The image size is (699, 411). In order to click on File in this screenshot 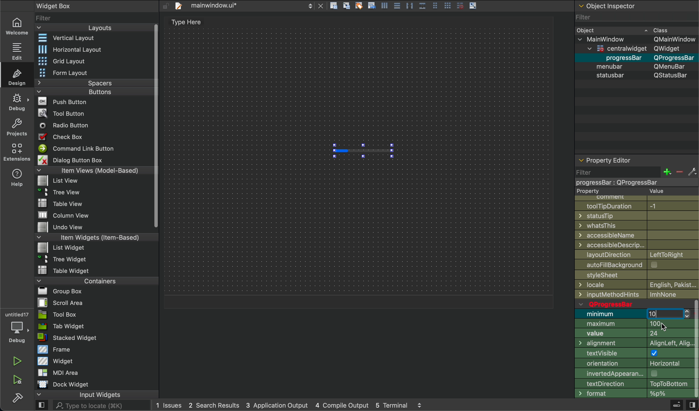, I will do `click(58, 303)`.